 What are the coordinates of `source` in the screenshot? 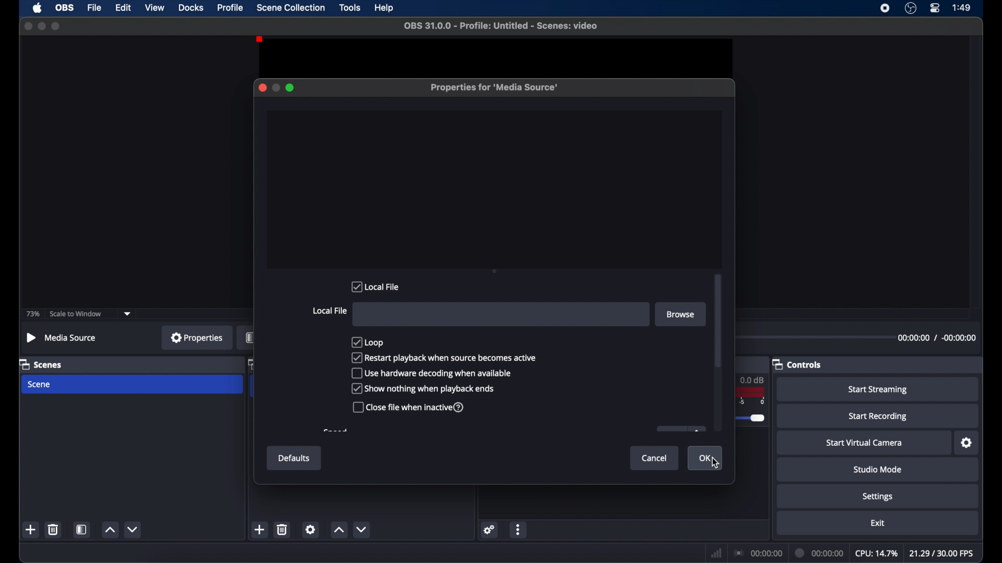 It's located at (246, 338).